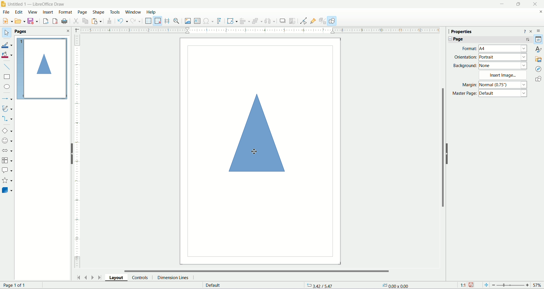  What do you see at coordinates (85, 277) in the screenshot?
I see `Move to previous page` at bounding box center [85, 277].